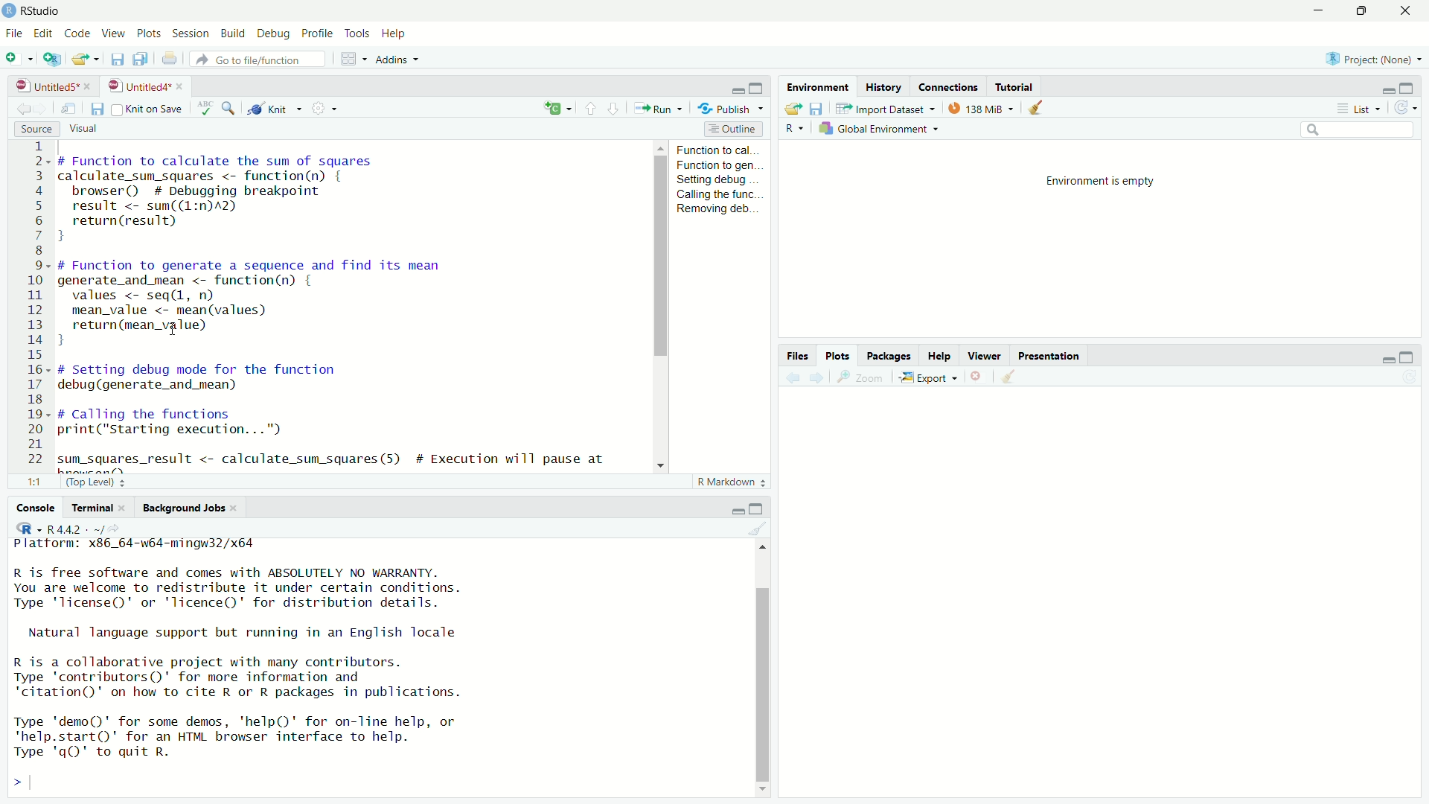 The image size is (1429, 804). Describe the element at coordinates (798, 356) in the screenshot. I see `files` at that location.